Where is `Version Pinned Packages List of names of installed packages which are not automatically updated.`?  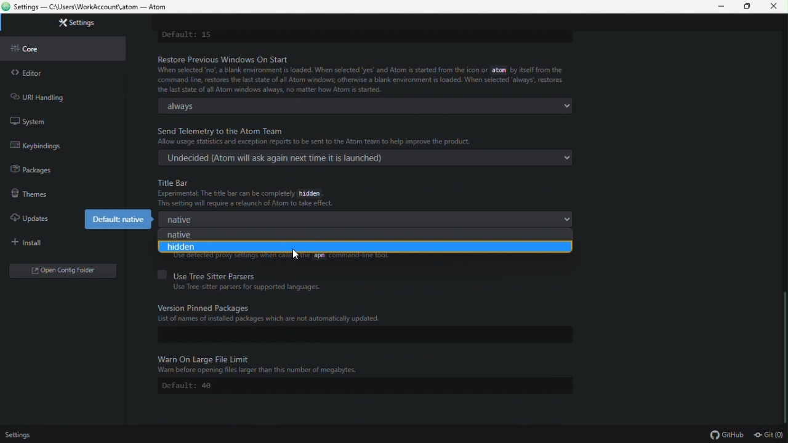 Version Pinned Packages List of names of installed packages which are not automatically updated. is located at coordinates (277, 315).